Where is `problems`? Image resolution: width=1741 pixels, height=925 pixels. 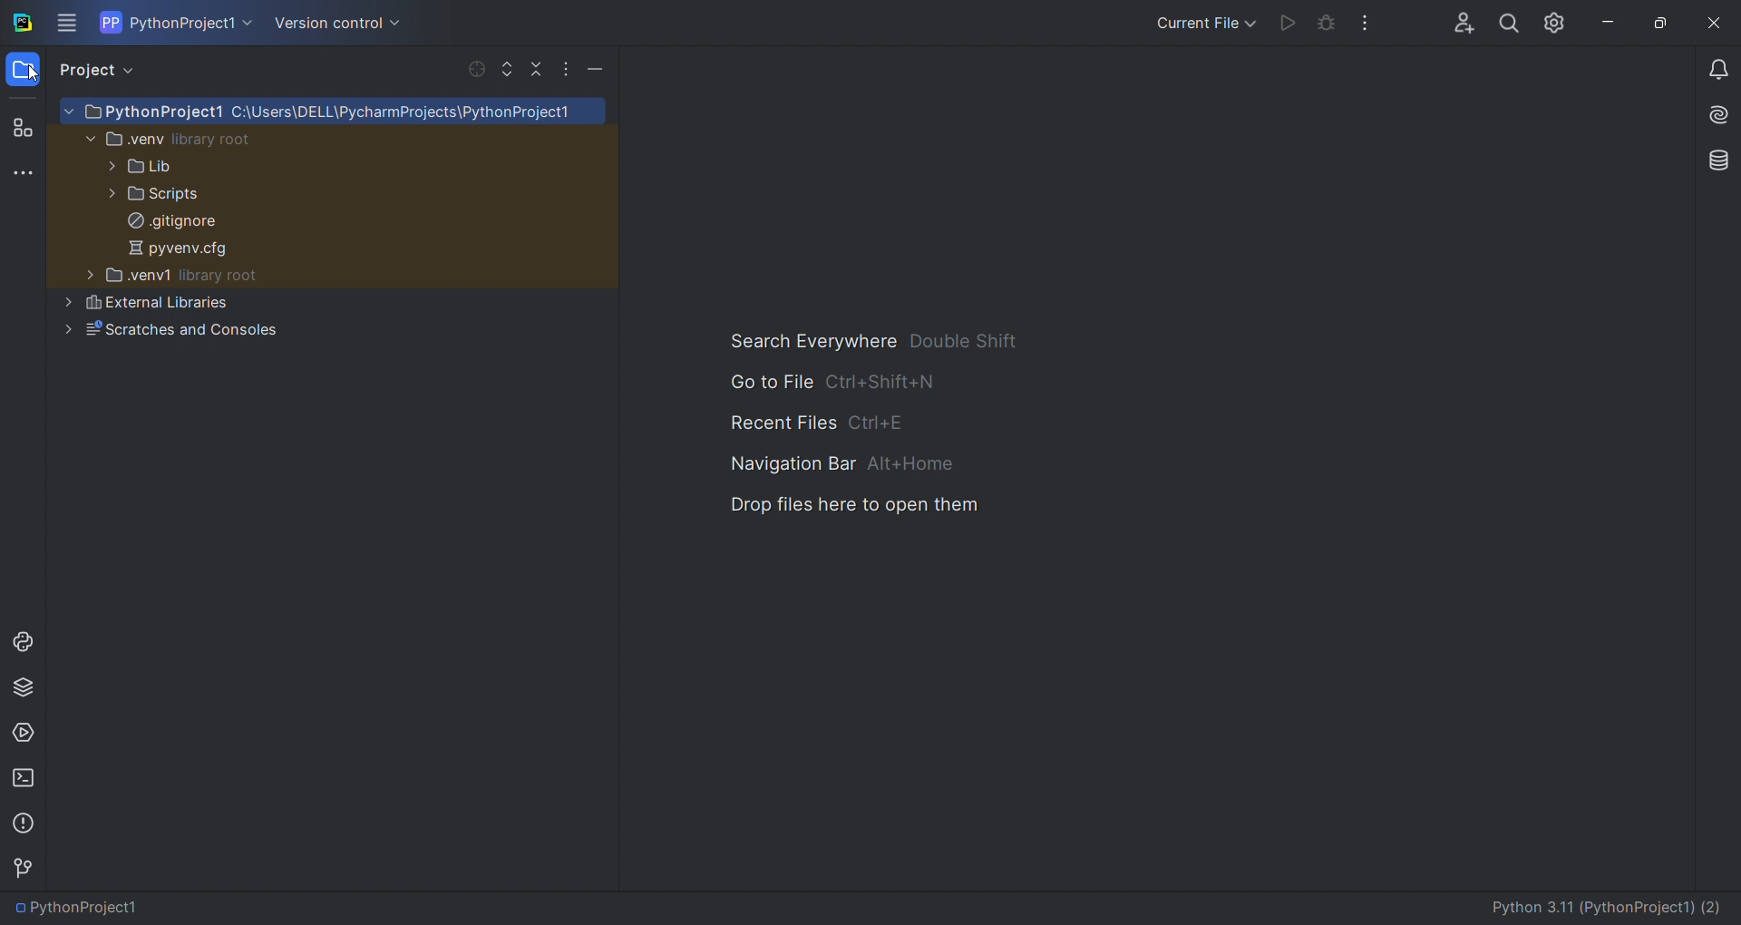
problems is located at coordinates (22, 823).